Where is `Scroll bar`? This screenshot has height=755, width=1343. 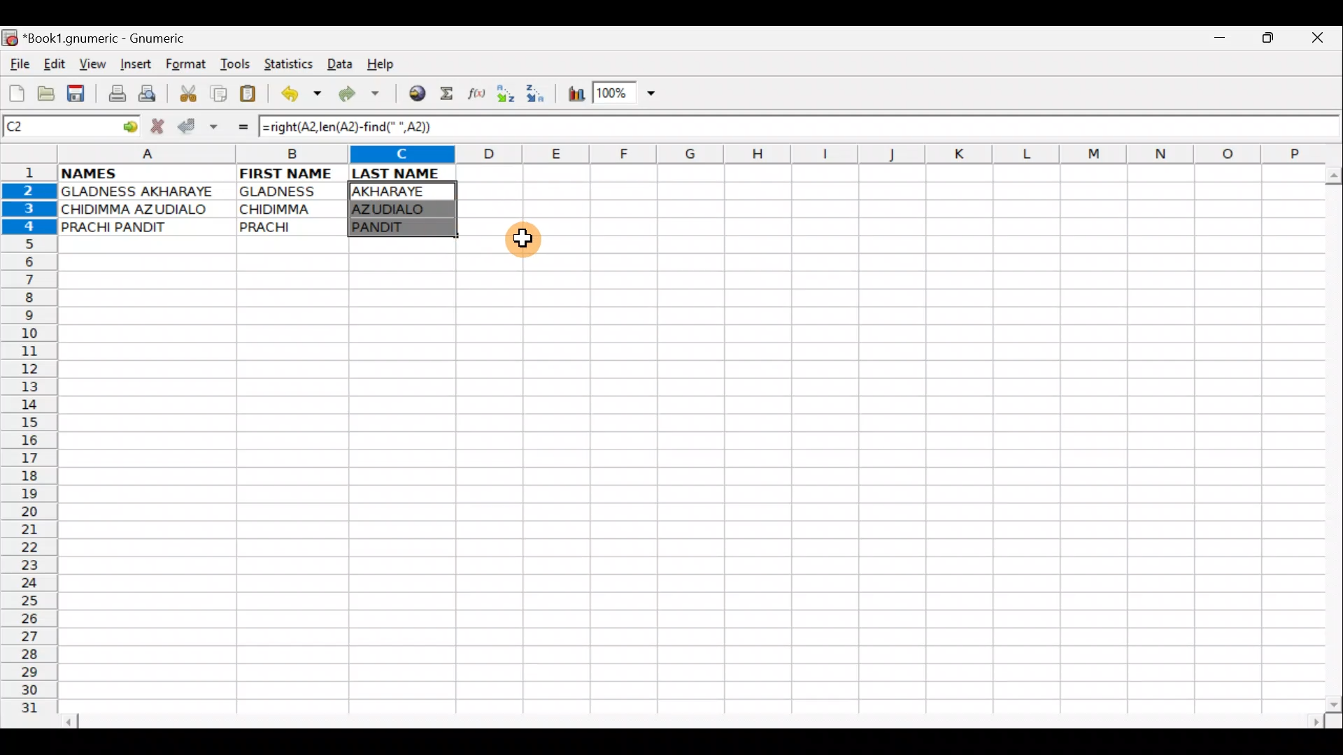
Scroll bar is located at coordinates (1330, 436).